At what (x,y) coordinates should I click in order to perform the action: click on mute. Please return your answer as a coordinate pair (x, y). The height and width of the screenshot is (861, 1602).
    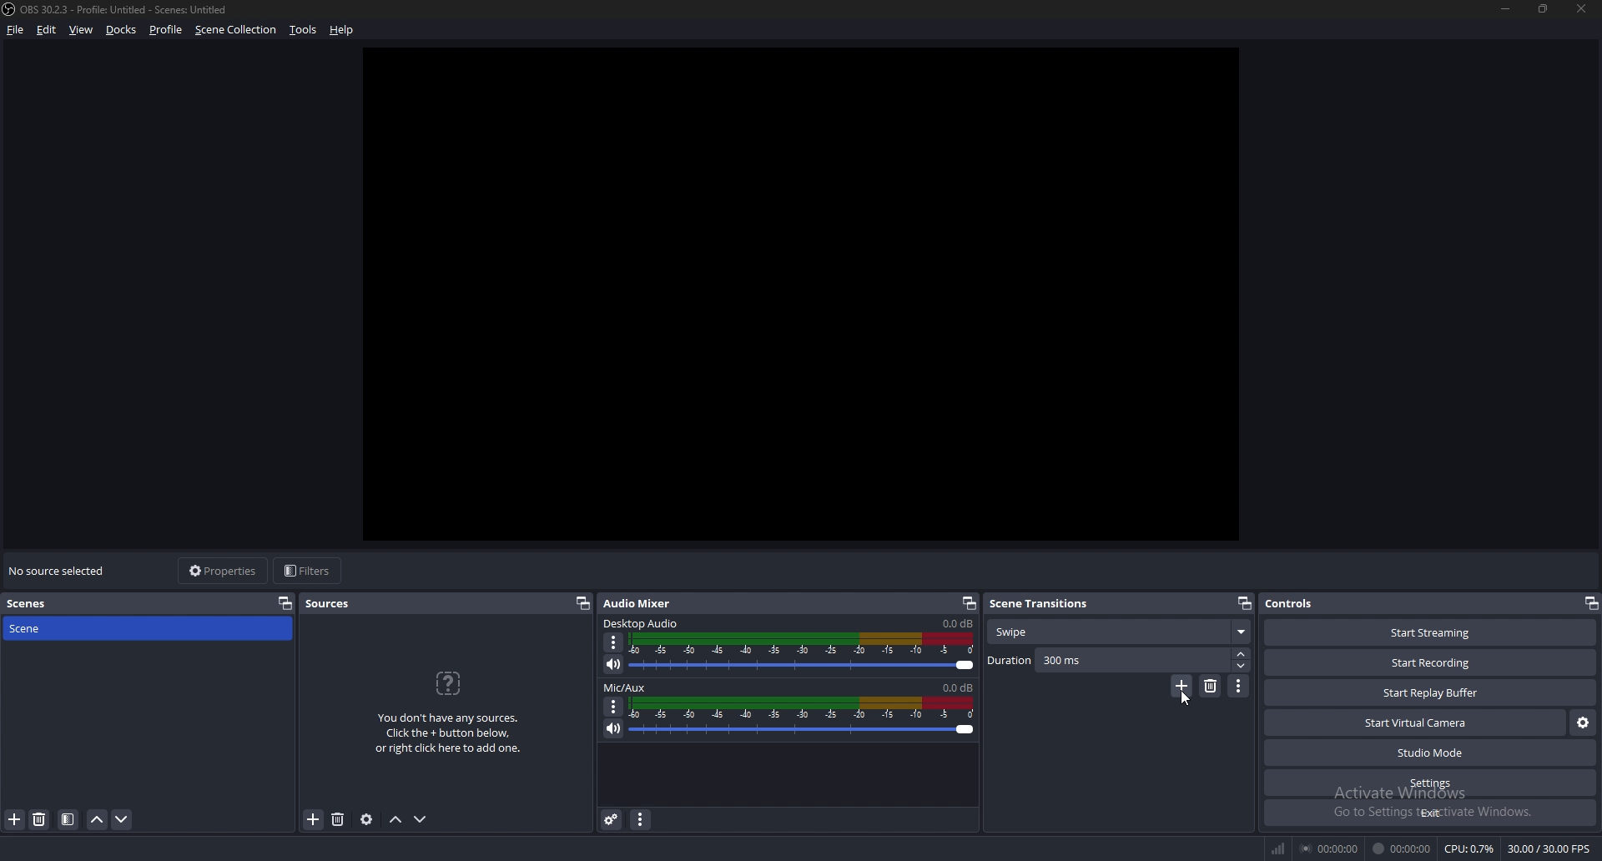
    Looking at the image, I should click on (615, 666).